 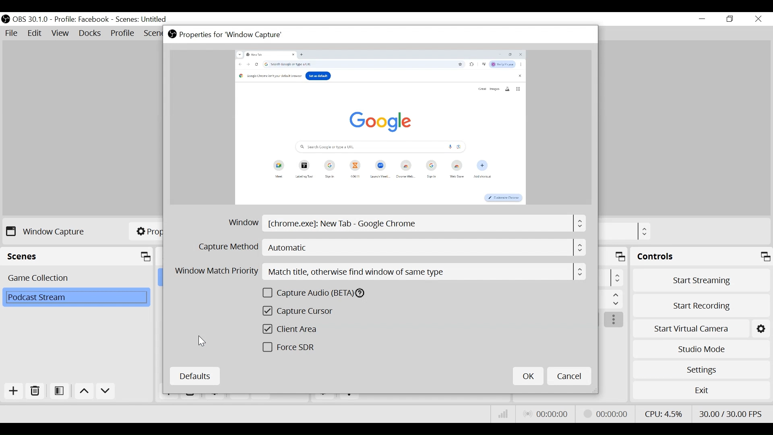 I want to click on OBS Studio Desktop Icon, so click(x=6, y=19).